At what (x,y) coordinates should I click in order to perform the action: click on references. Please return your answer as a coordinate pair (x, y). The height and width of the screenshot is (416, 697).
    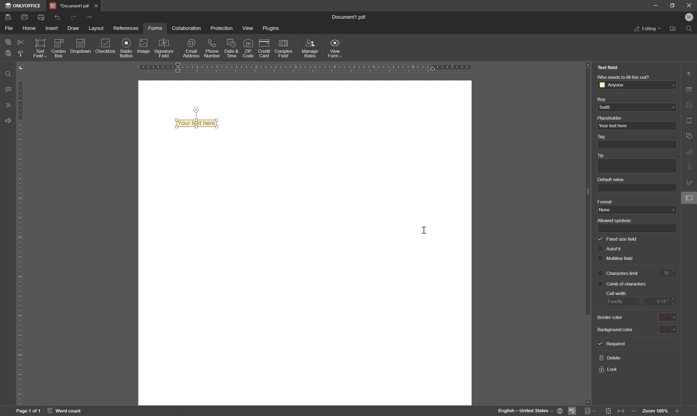
    Looking at the image, I should click on (126, 29).